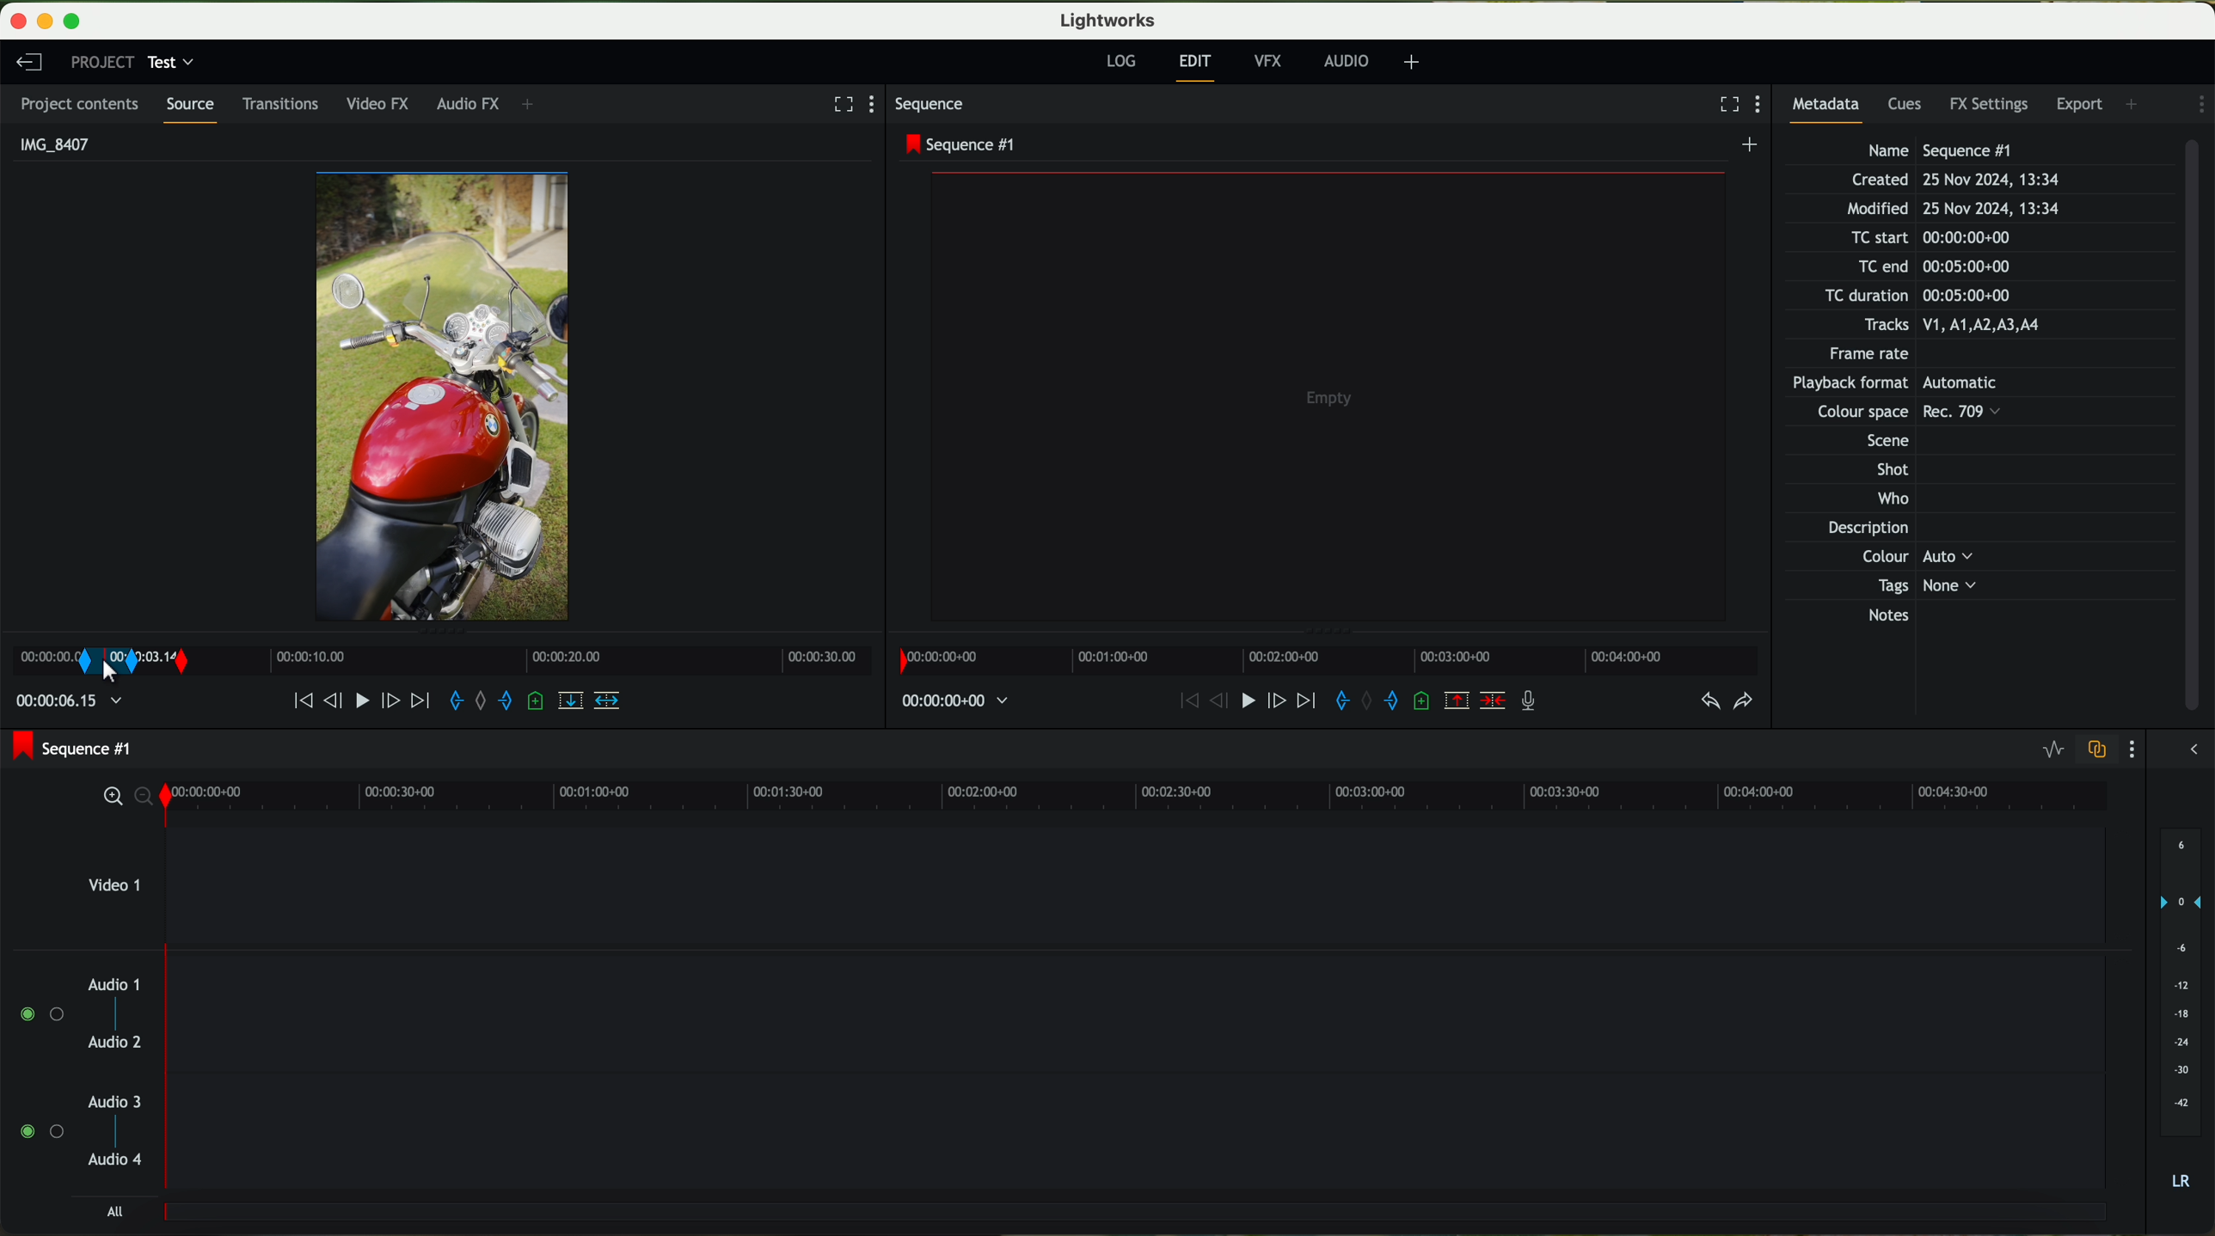 The height and width of the screenshot is (1236, 2215). Describe the element at coordinates (1914, 557) in the screenshot. I see `` at that location.